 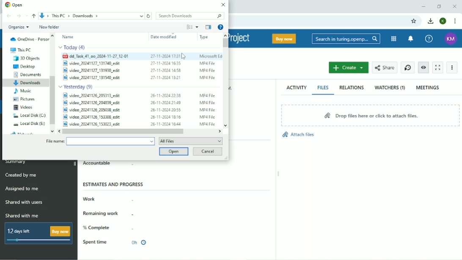 What do you see at coordinates (18, 28) in the screenshot?
I see `Organize` at bounding box center [18, 28].